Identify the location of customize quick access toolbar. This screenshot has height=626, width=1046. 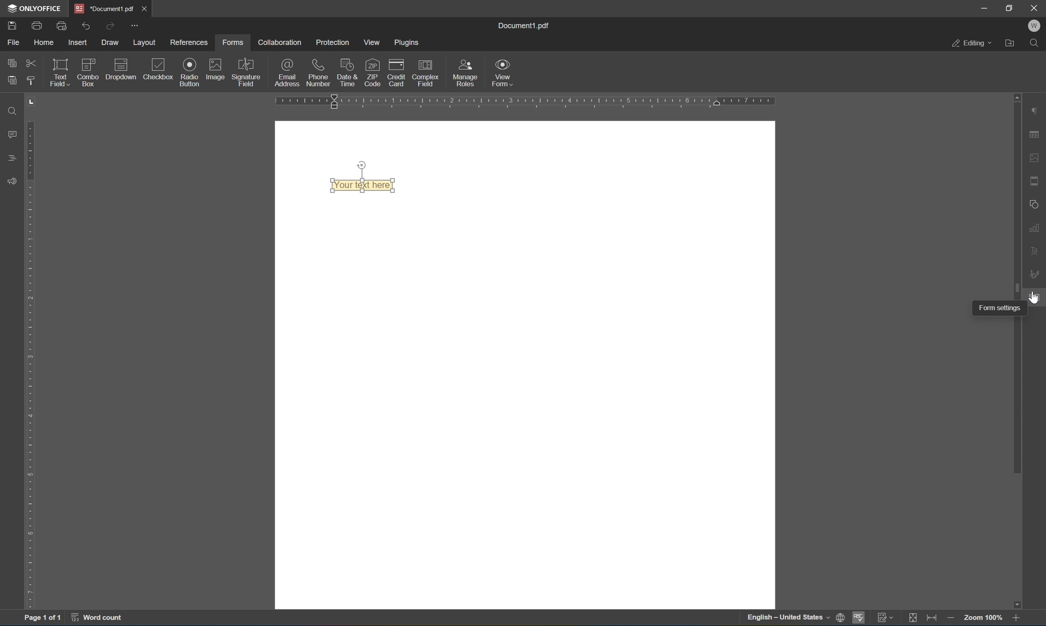
(133, 25).